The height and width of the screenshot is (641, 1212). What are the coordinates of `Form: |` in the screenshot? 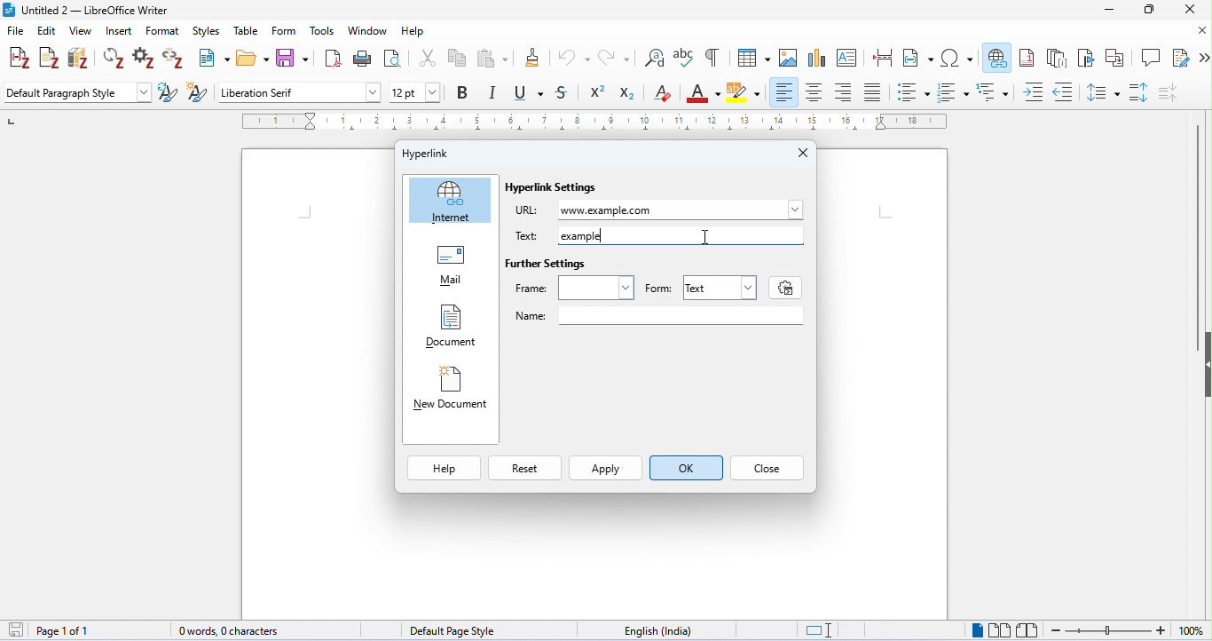 It's located at (658, 286).